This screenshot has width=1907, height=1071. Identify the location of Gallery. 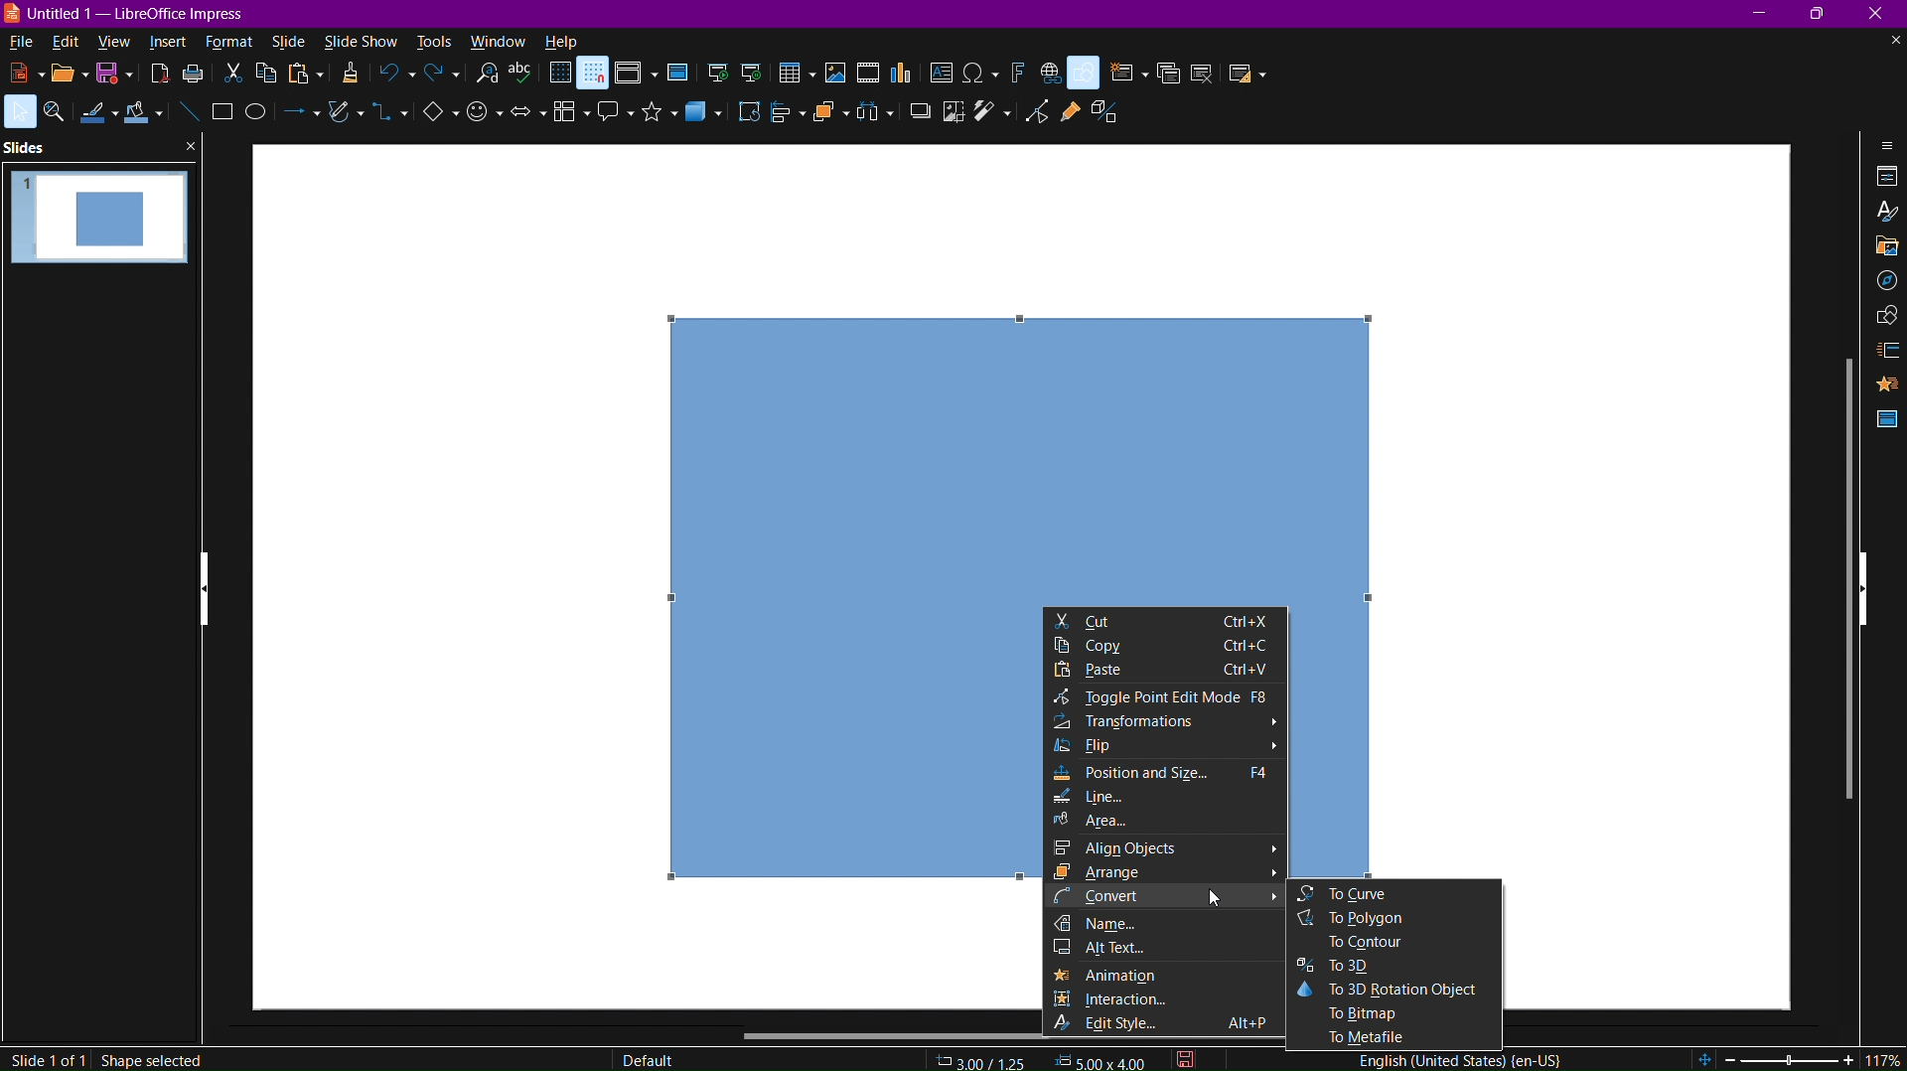
(1879, 247).